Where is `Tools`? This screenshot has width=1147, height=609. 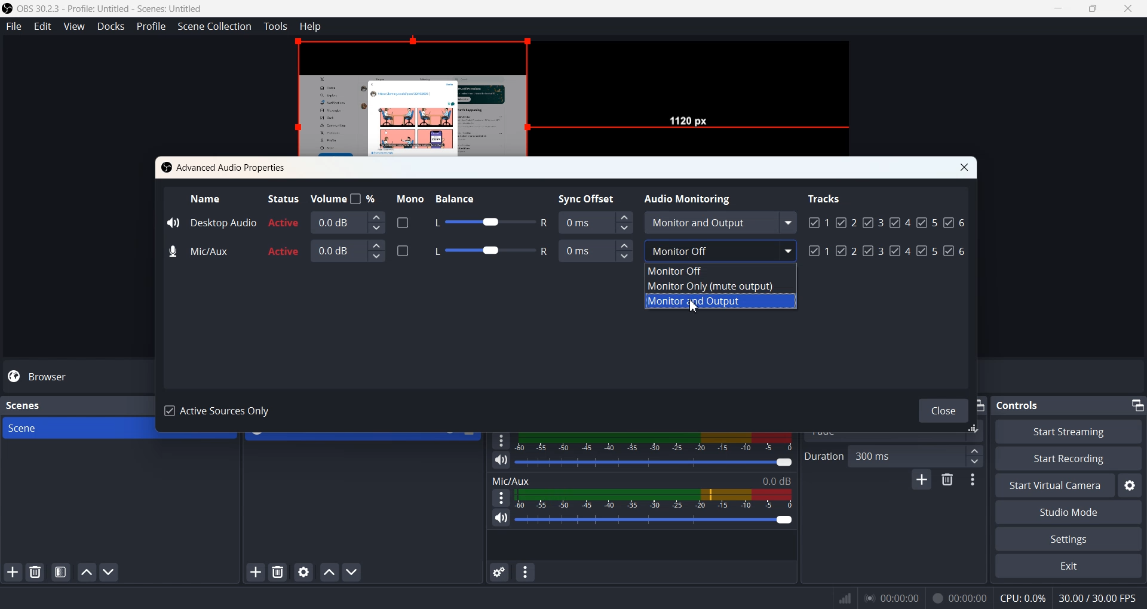
Tools is located at coordinates (276, 26).